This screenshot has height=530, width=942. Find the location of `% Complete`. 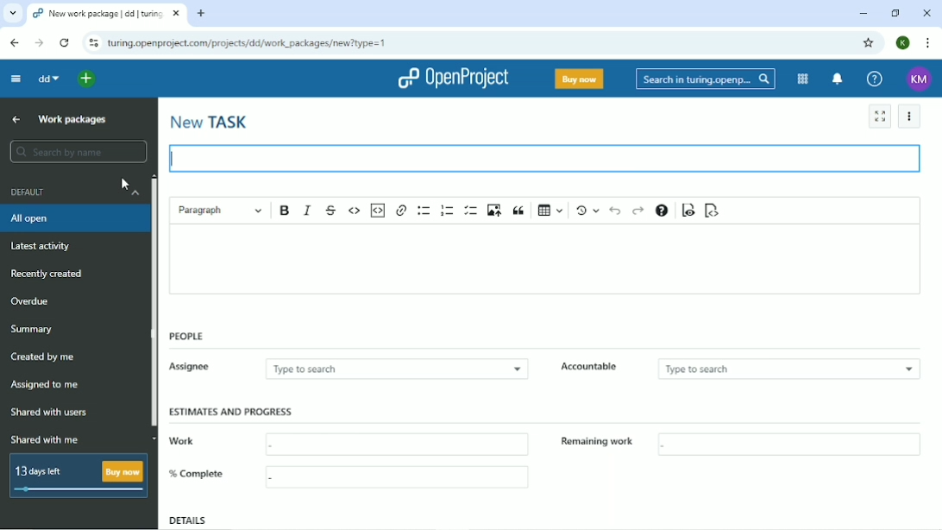

% Complete is located at coordinates (195, 477).